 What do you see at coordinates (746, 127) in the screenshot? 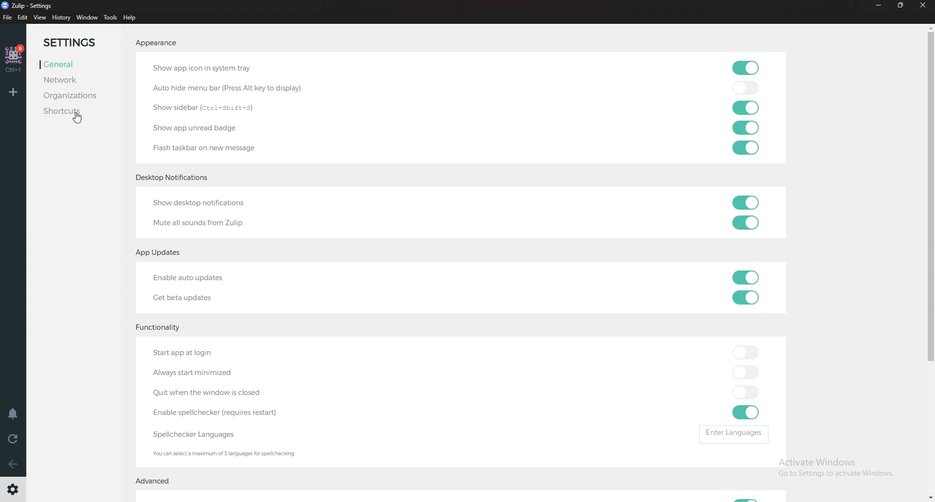
I see `toggle` at bounding box center [746, 127].